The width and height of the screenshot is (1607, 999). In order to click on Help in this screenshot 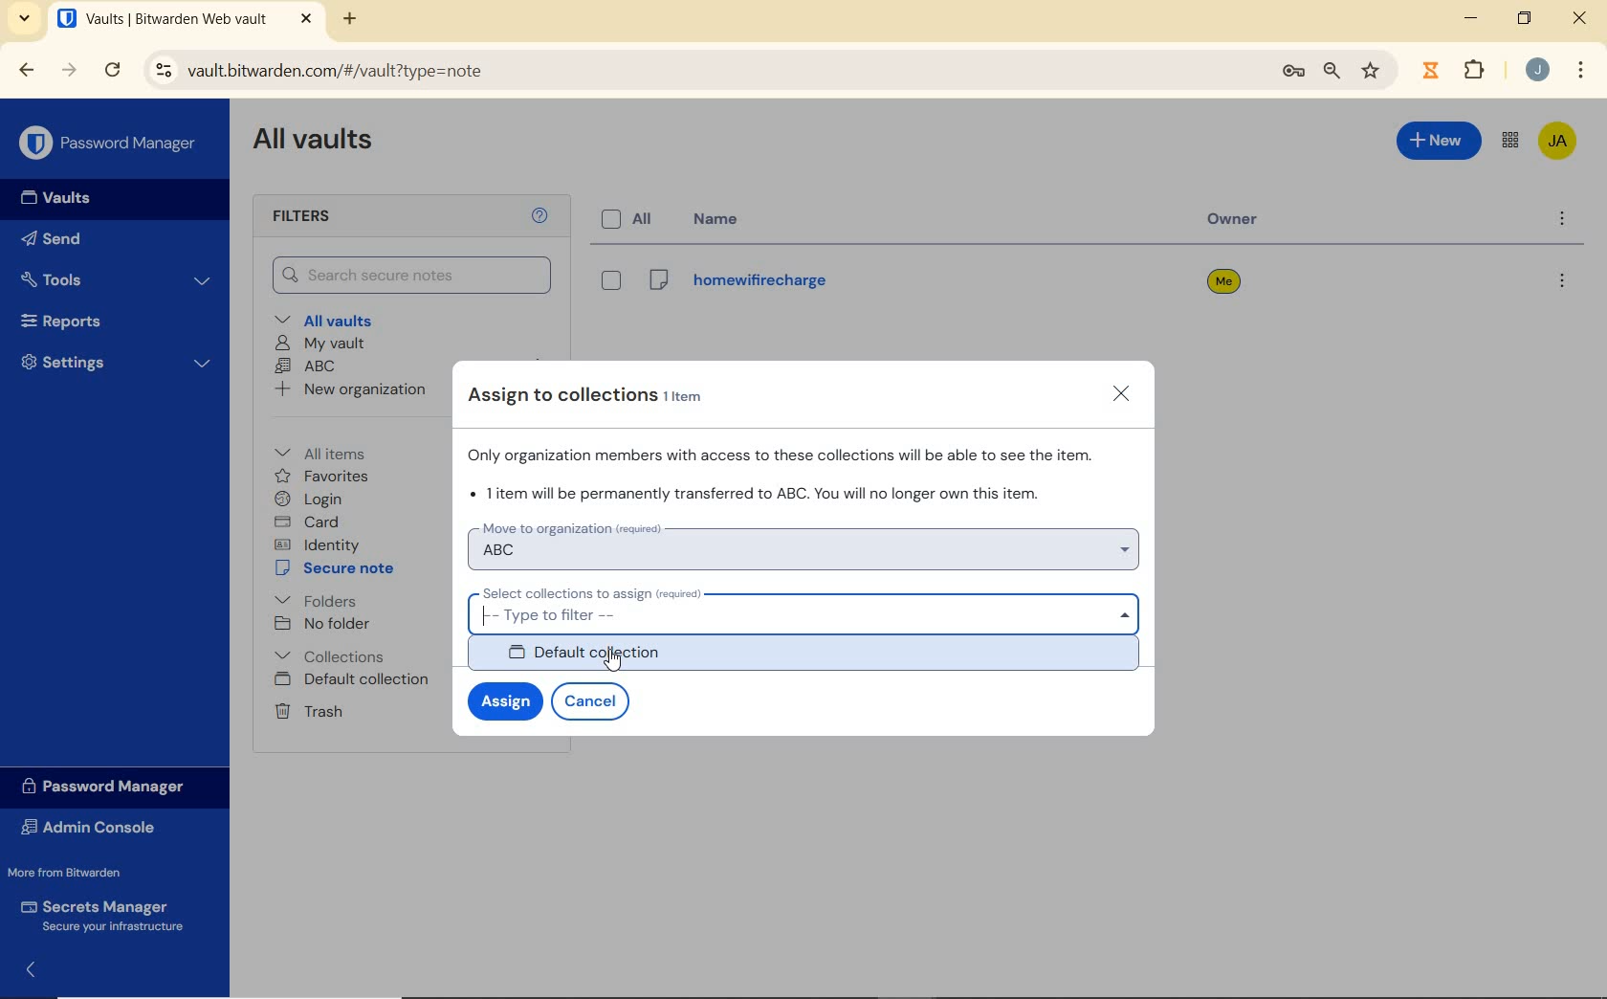, I will do `click(542, 216)`.